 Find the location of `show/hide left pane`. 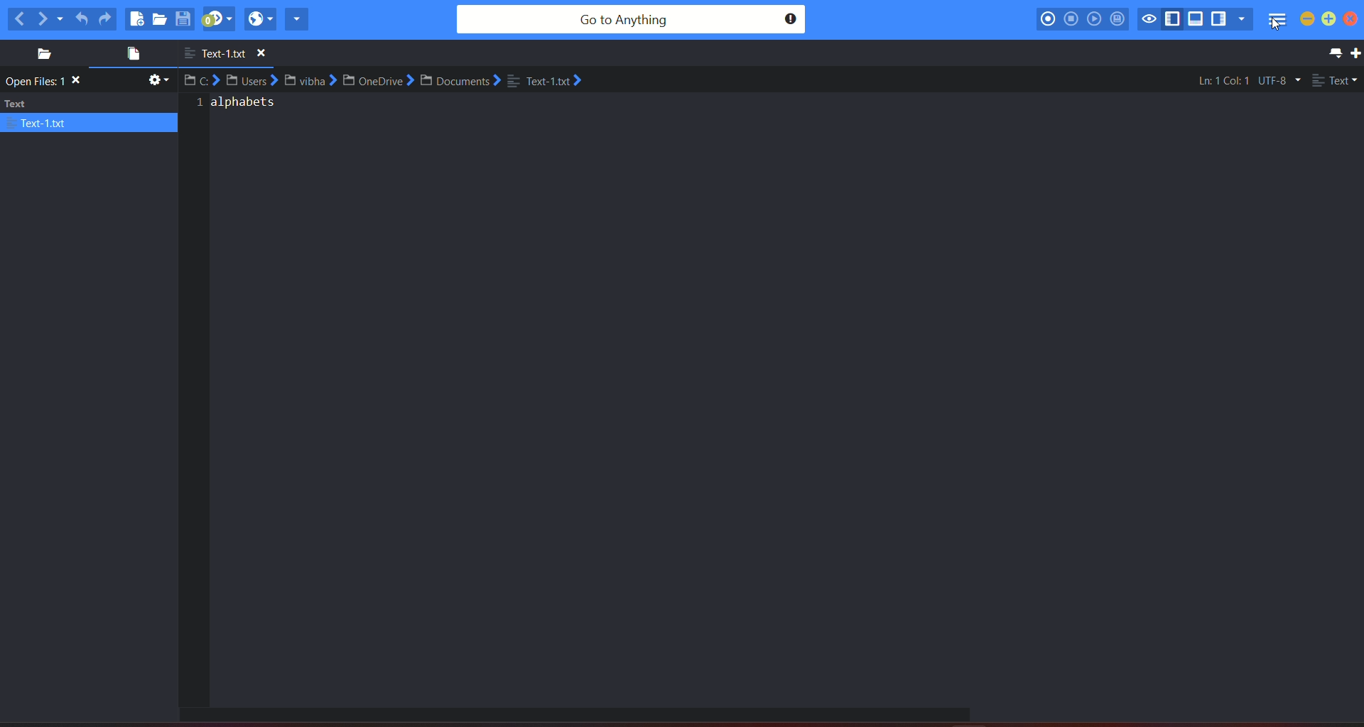

show/hide left pane is located at coordinates (1175, 19).